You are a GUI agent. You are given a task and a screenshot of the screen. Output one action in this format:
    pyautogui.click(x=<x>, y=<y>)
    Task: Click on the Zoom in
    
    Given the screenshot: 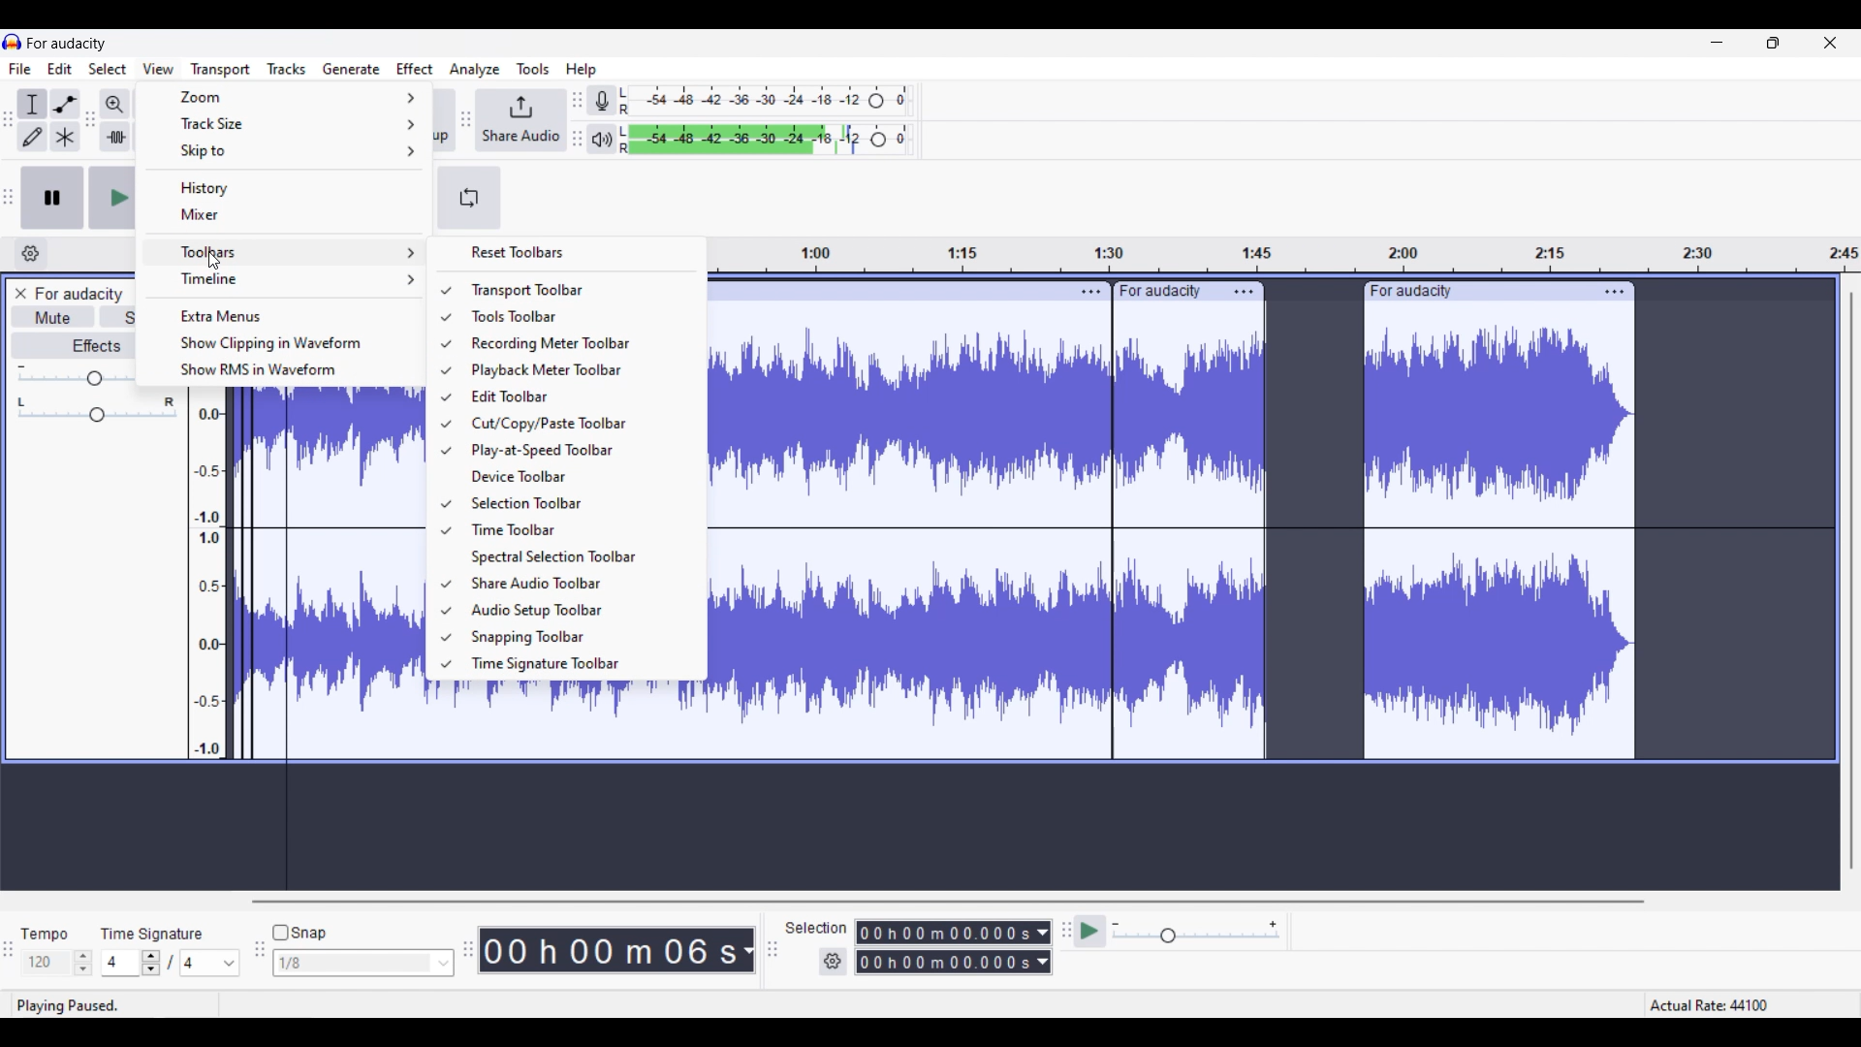 What is the action you would take?
    pyautogui.click(x=114, y=105)
    